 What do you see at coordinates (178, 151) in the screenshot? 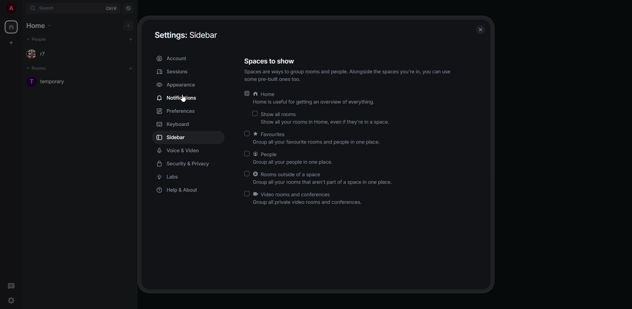
I see `voice & video` at bounding box center [178, 151].